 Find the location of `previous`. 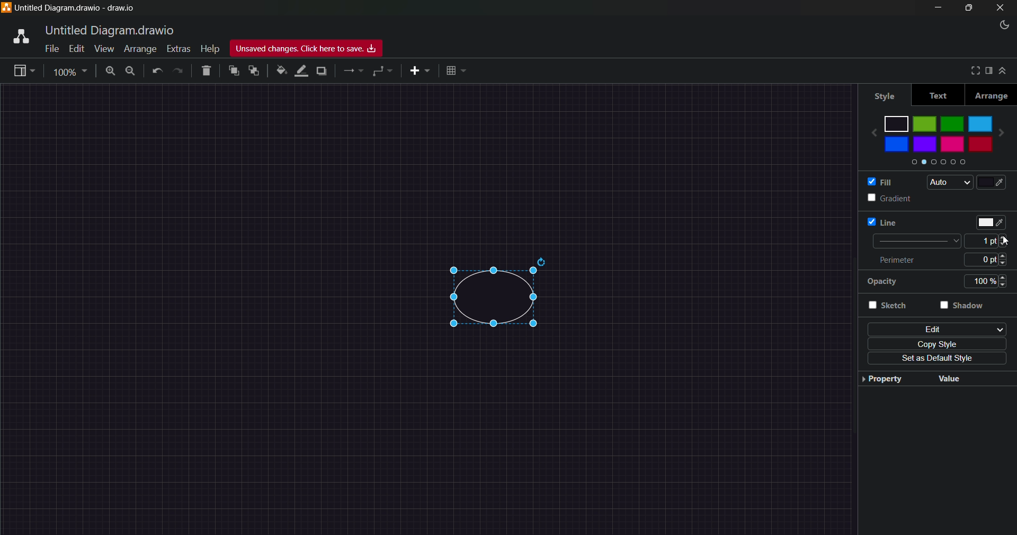

previous is located at coordinates (872, 135).